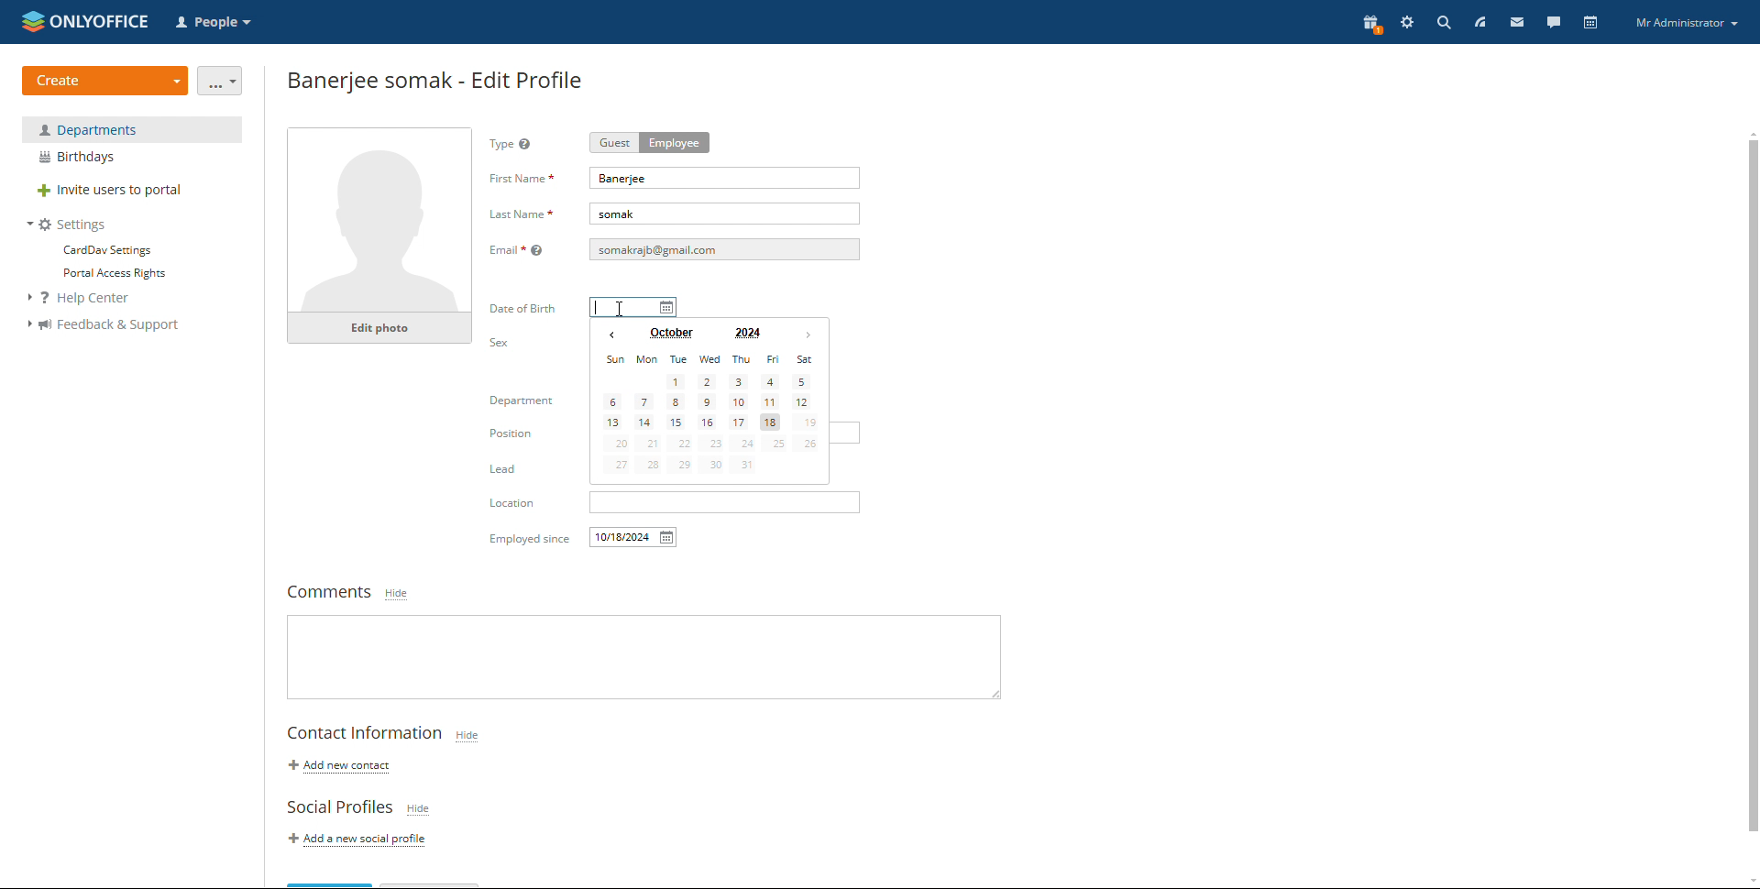  What do you see at coordinates (512, 506) in the screenshot?
I see `Location` at bounding box center [512, 506].